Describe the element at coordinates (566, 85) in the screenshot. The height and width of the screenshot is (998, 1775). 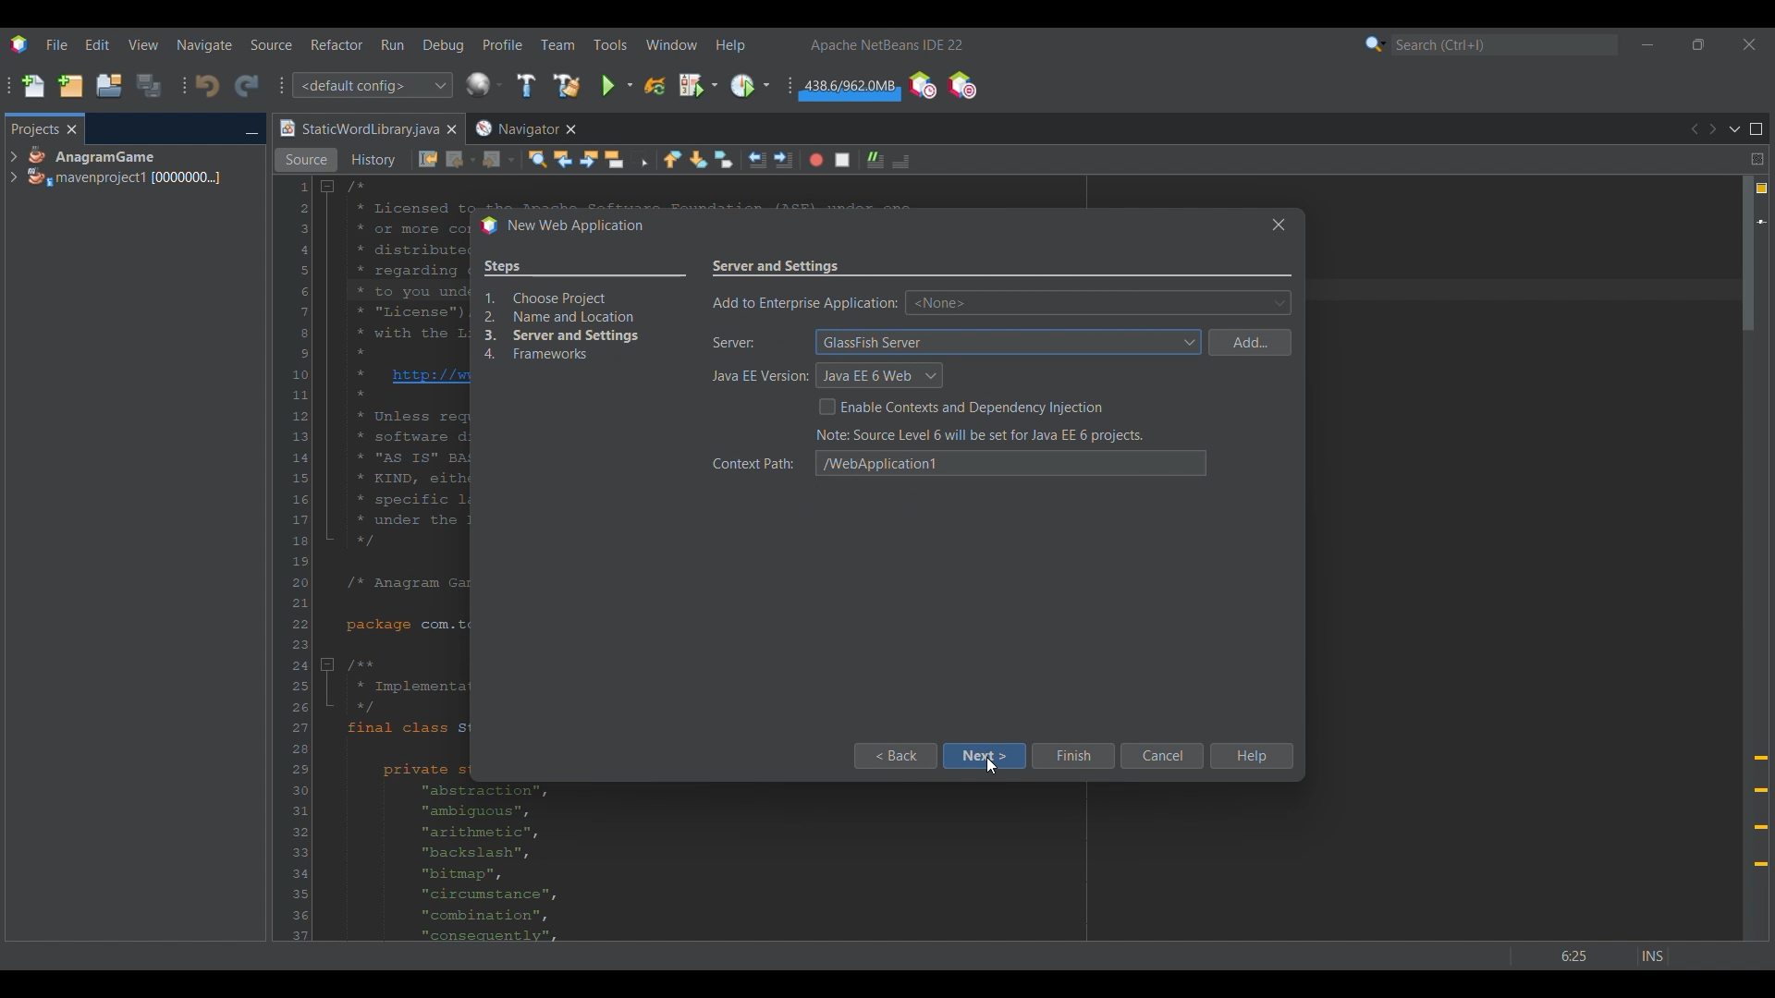
I see `Clean and build main project` at that location.